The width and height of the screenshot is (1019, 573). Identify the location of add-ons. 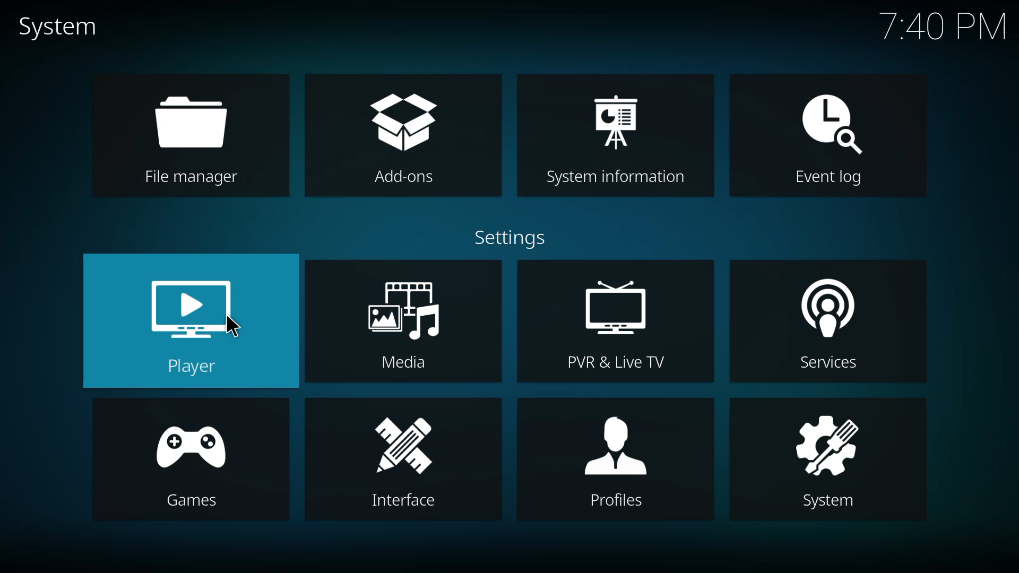
(403, 132).